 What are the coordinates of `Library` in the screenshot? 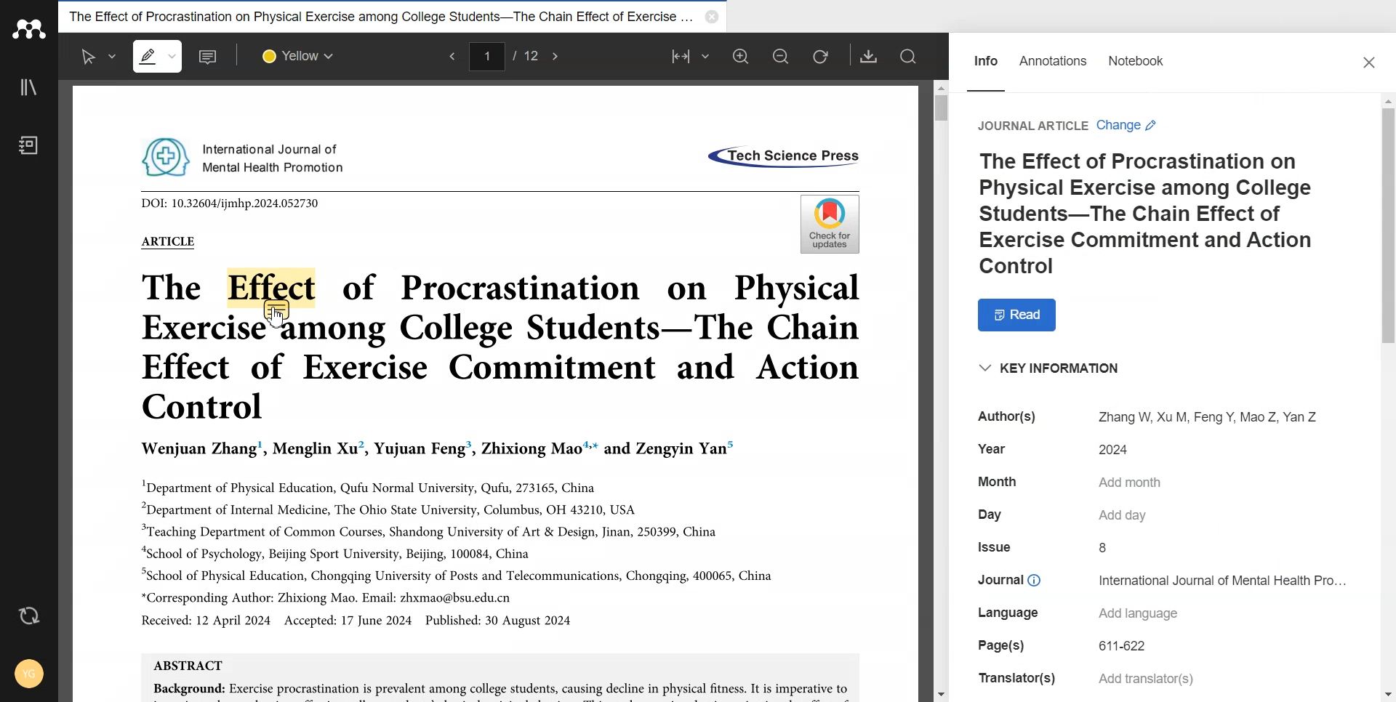 It's located at (29, 87).